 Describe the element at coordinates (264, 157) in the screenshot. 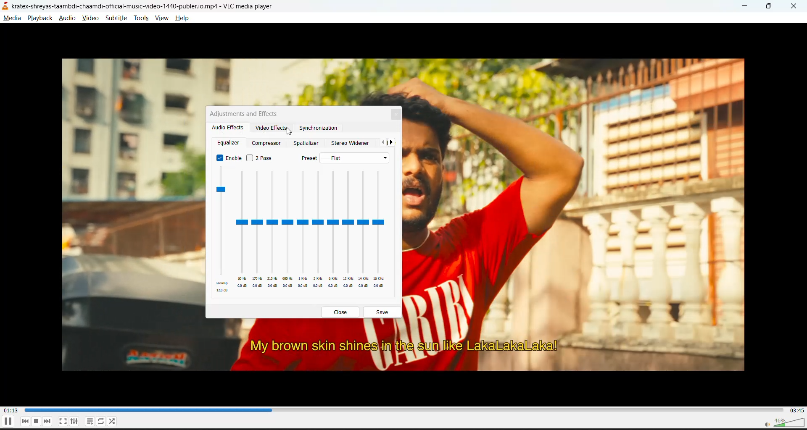

I see `2 pass` at that location.